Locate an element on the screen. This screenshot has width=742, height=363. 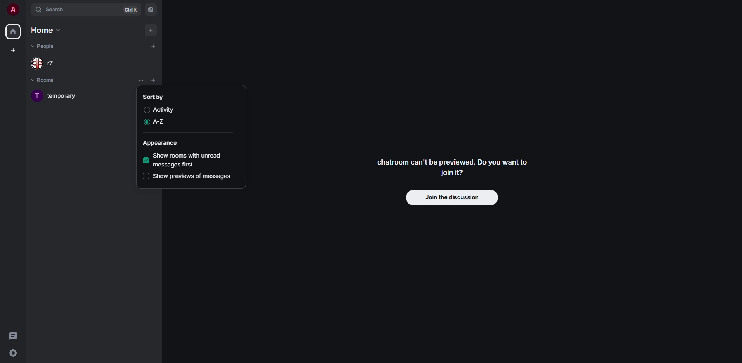
rooms is located at coordinates (49, 80).